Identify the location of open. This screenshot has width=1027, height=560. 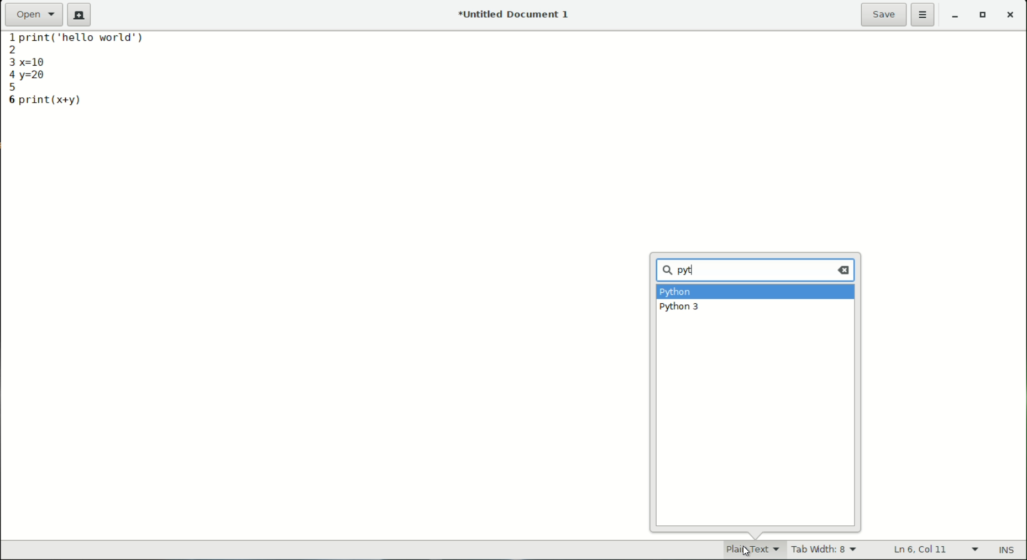
(34, 14).